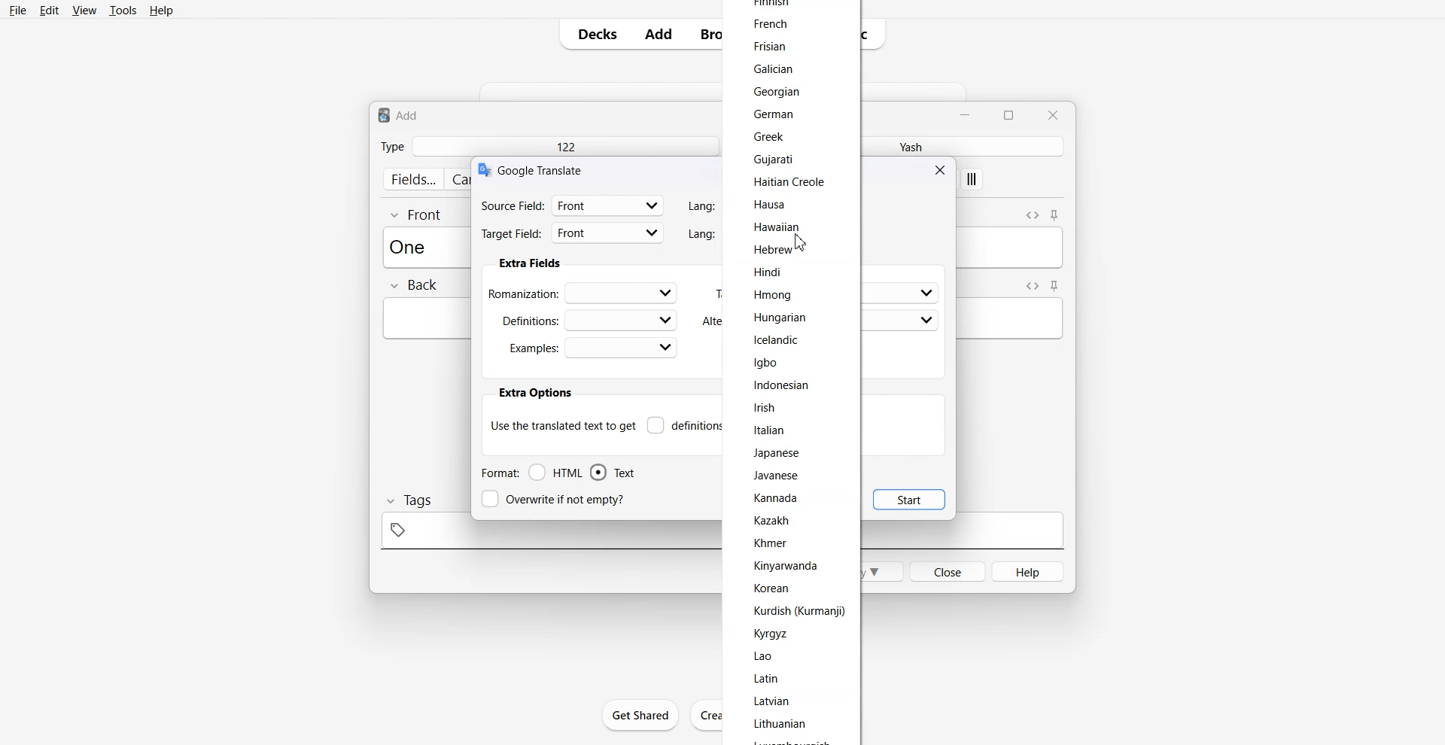 This screenshot has width=1445, height=745. Describe the element at coordinates (701, 206) in the screenshot. I see `Lang:` at that location.